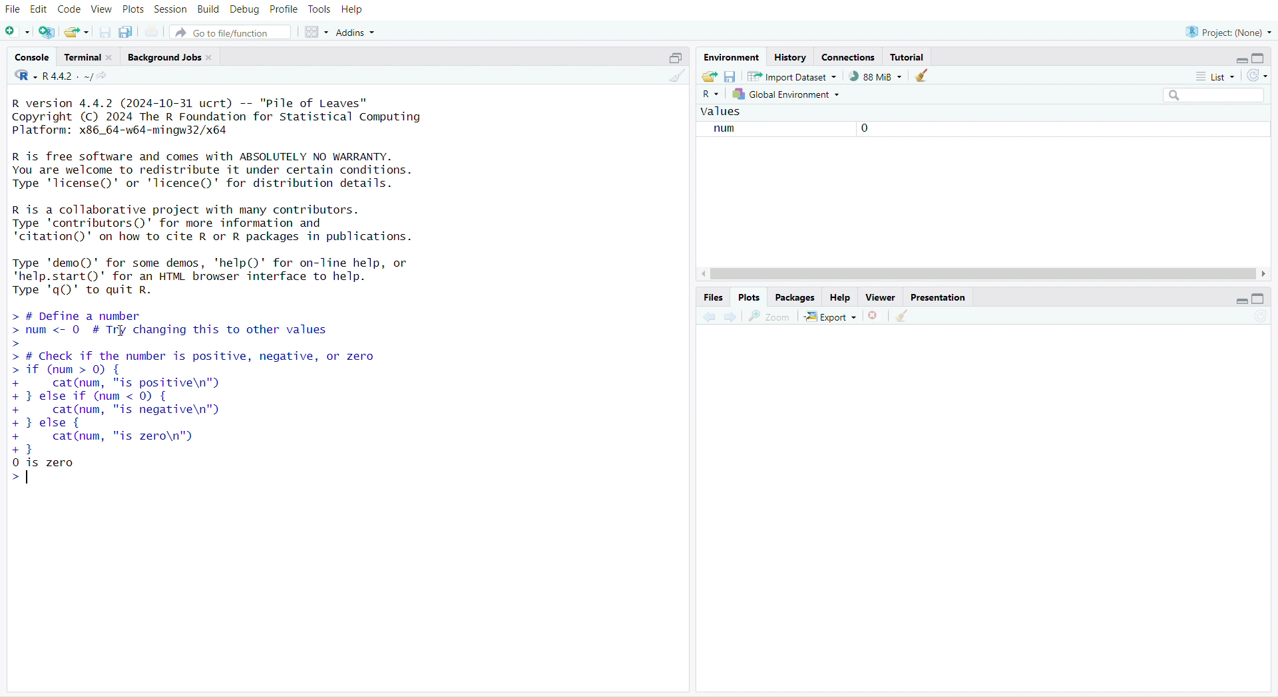  What do you see at coordinates (1259, 318) in the screenshot?
I see `refresh current plot` at bounding box center [1259, 318].